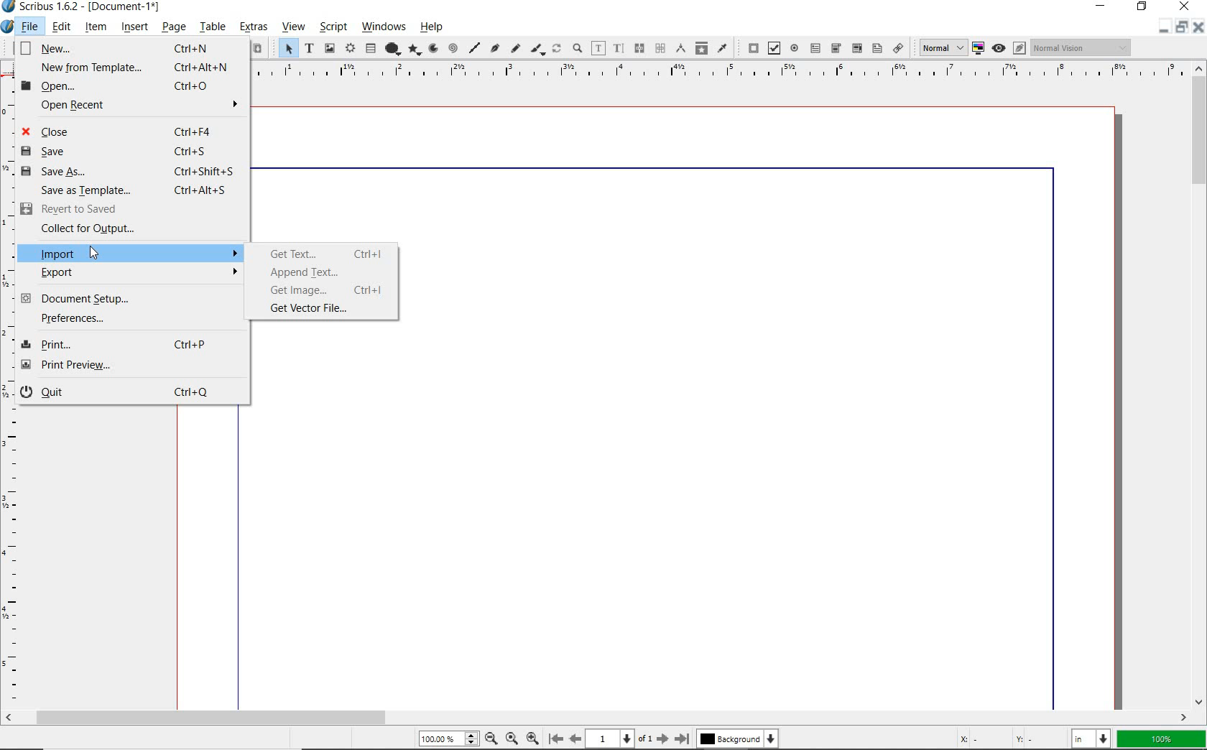 This screenshot has height=750, width=1207. I want to click on Open Recent, so click(132, 106).